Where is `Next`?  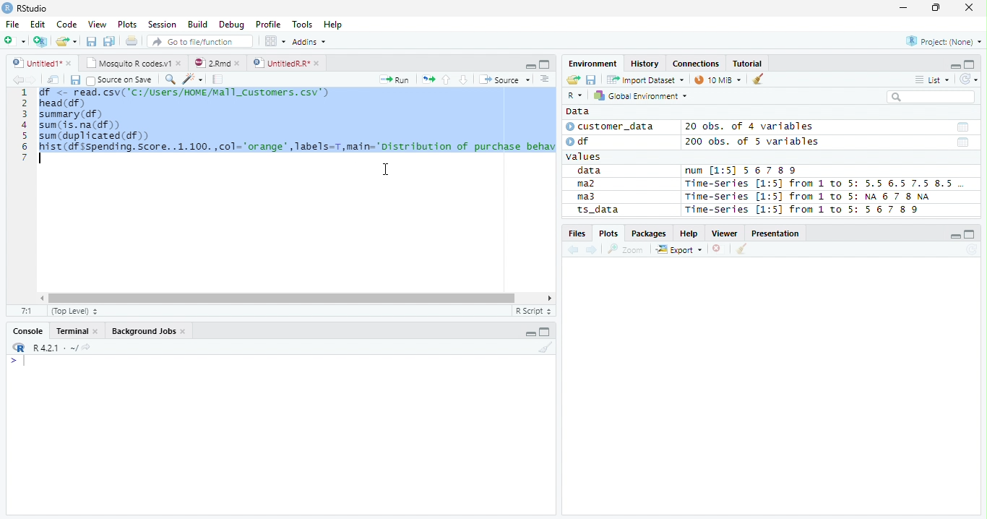
Next is located at coordinates (33, 80).